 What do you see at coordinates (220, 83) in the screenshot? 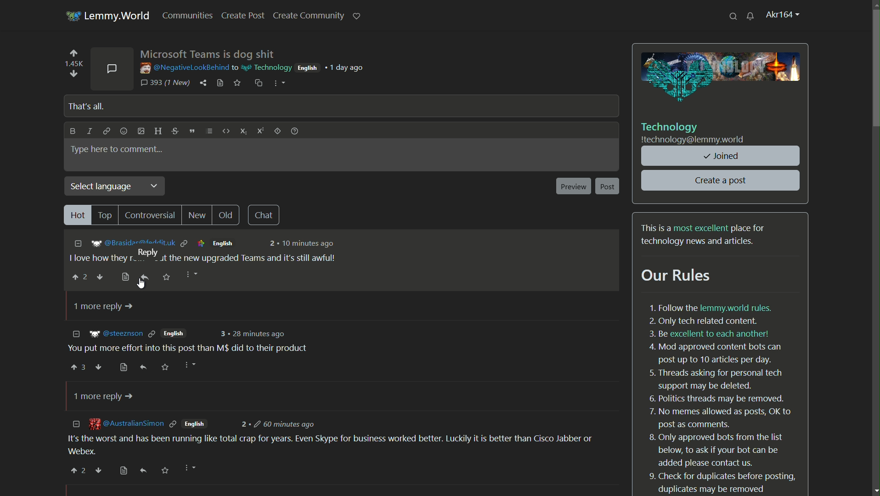
I see `view source` at bounding box center [220, 83].